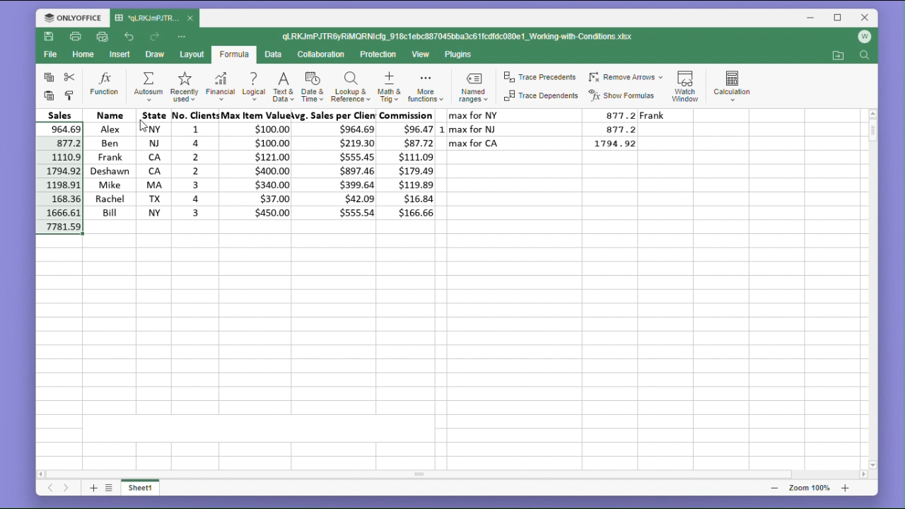 The width and height of the screenshot is (905, 509). Describe the element at coordinates (539, 98) in the screenshot. I see `trace dependents` at that location.